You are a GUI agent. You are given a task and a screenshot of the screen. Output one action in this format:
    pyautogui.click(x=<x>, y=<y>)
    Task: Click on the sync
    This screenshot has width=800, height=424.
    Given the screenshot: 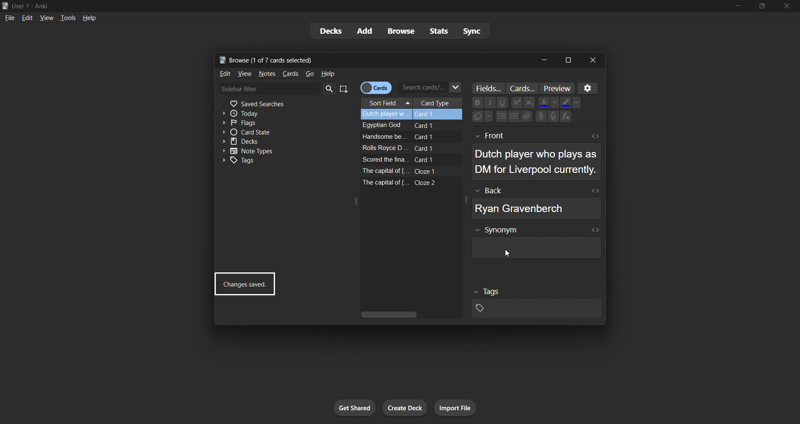 What is the action you would take?
    pyautogui.click(x=474, y=30)
    